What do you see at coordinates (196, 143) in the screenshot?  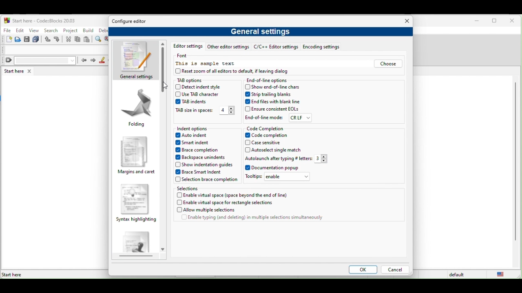 I see `smart indent` at bounding box center [196, 143].